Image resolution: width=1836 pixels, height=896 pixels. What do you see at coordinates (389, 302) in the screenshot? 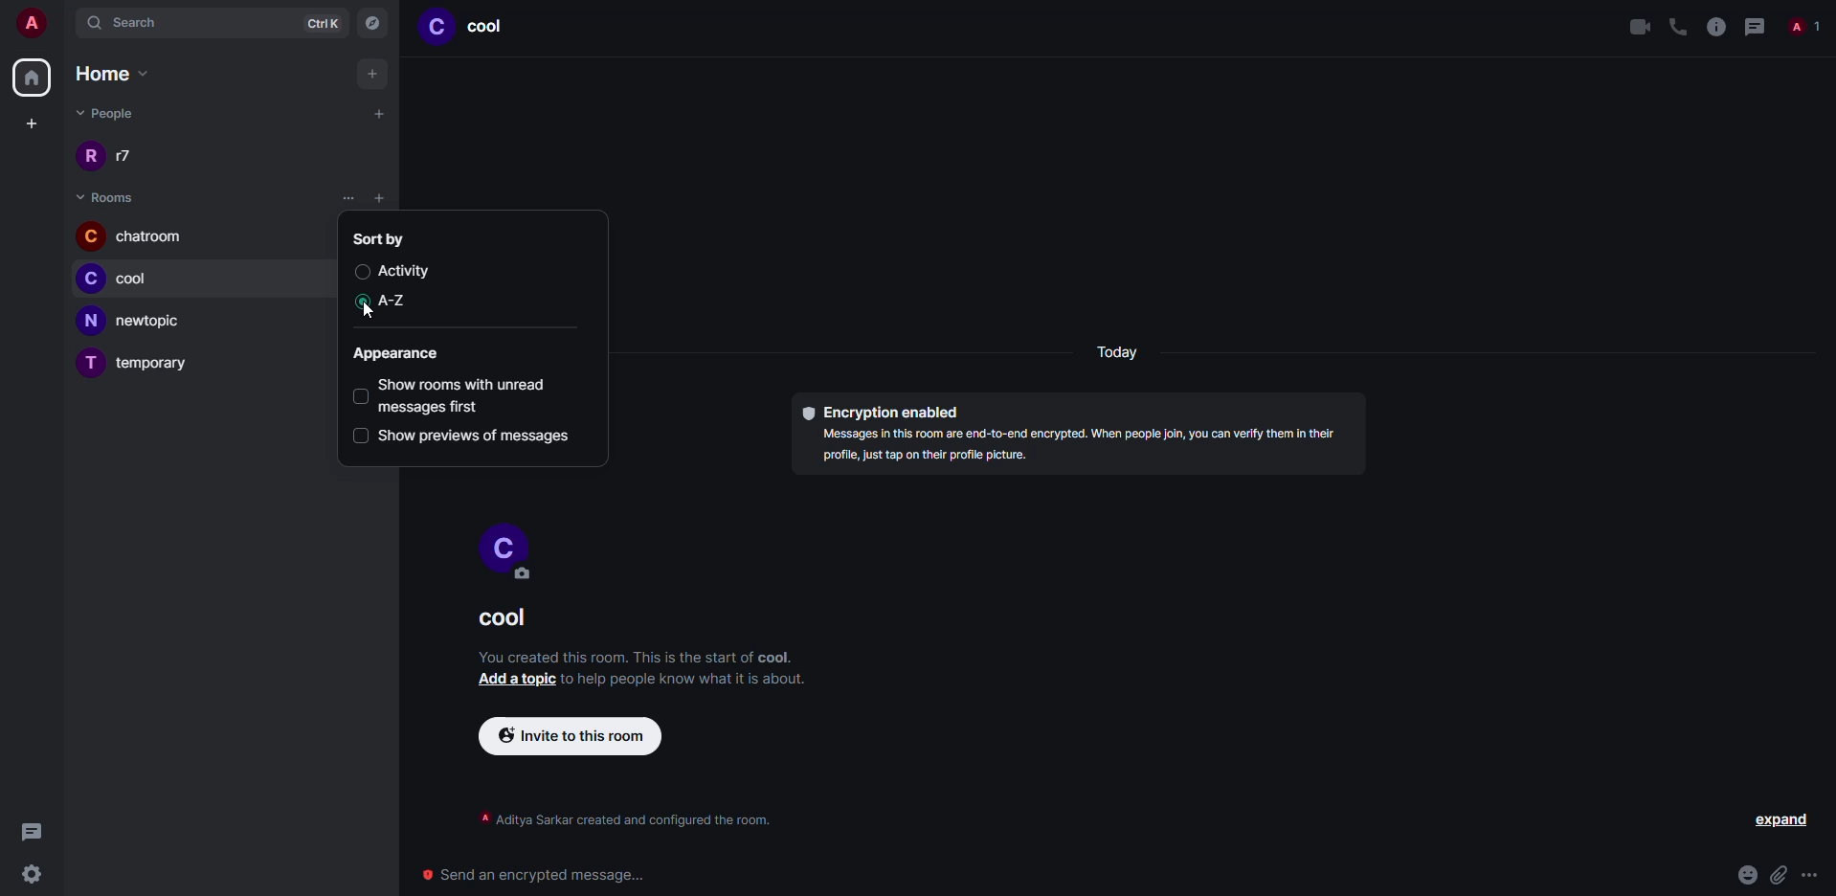
I see `a-z` at bounding box center [389, 302].